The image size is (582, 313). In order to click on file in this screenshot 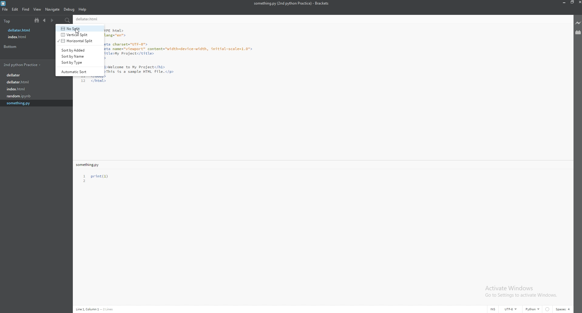, I will do `click(5, 9)`.